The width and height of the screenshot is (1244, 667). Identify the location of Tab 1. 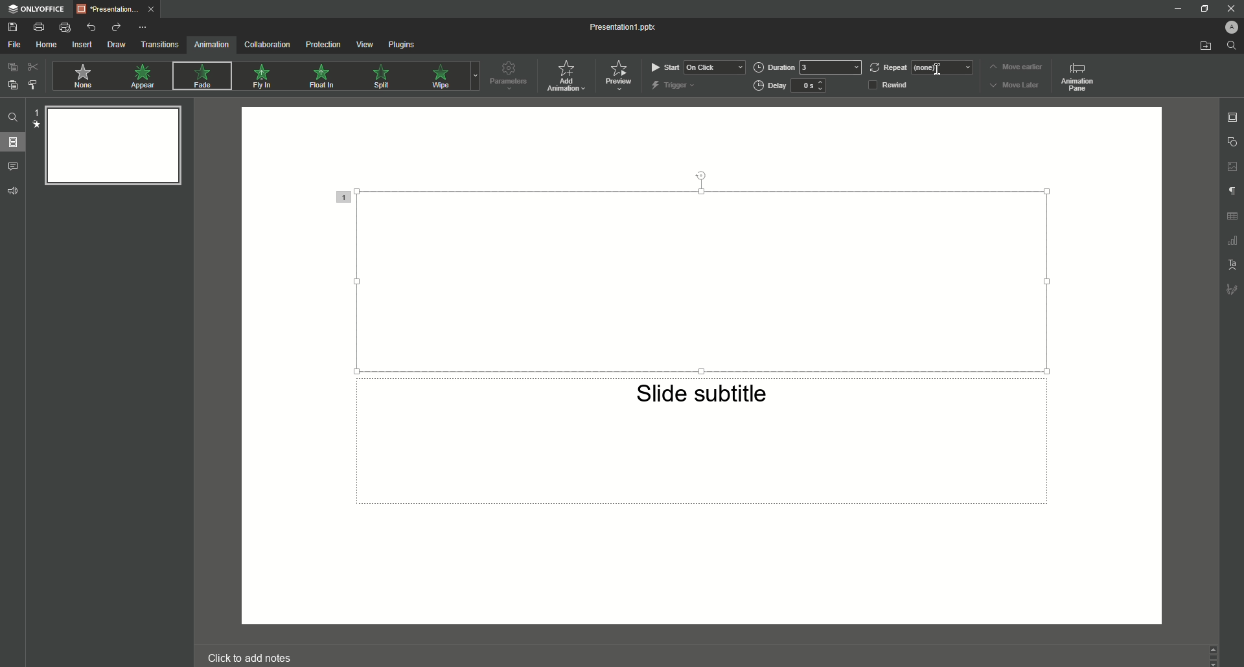
(121, 10).